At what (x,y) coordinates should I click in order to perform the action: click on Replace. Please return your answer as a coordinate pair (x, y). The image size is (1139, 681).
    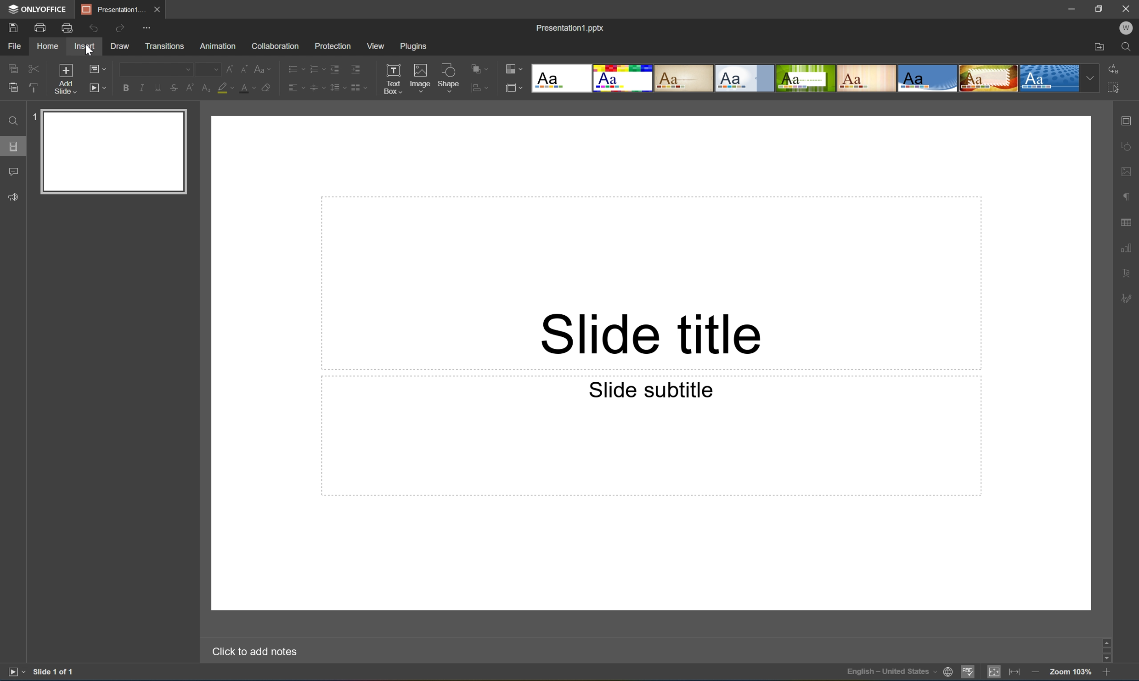
    Looking at the image, I should click on (1113, 68).